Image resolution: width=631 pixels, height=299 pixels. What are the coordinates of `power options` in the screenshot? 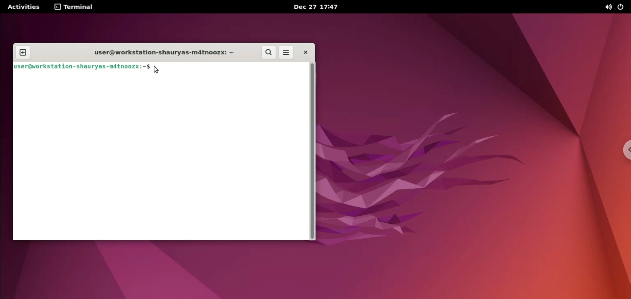 It's located at (622, 7).